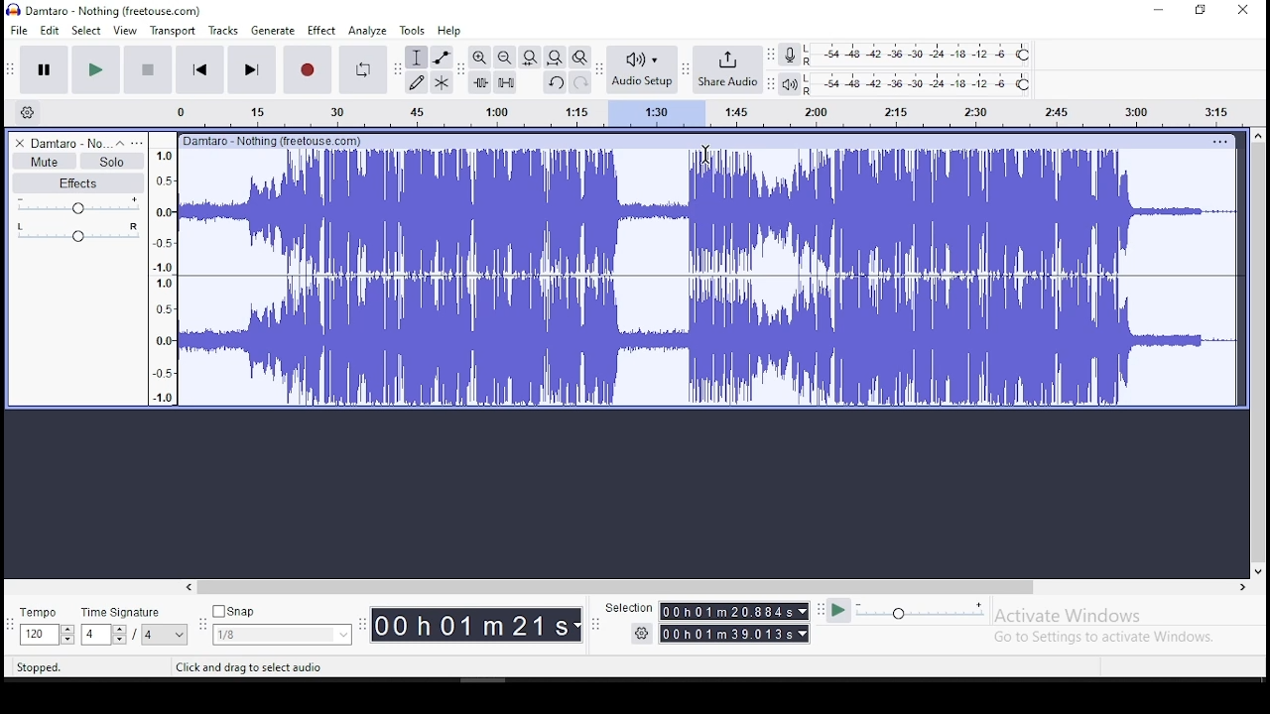 The width and height of the screenshot is (1270, 714). I want to click on playback level, so click(919, 84).